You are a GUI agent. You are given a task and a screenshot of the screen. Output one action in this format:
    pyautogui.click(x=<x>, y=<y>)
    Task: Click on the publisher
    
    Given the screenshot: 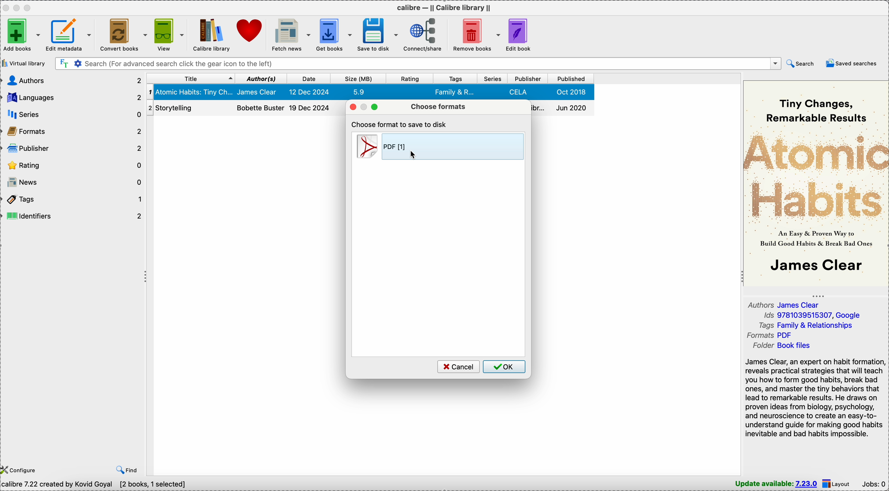 What is the action you would take?
    pyautogui.click(x=74, y=149)
    